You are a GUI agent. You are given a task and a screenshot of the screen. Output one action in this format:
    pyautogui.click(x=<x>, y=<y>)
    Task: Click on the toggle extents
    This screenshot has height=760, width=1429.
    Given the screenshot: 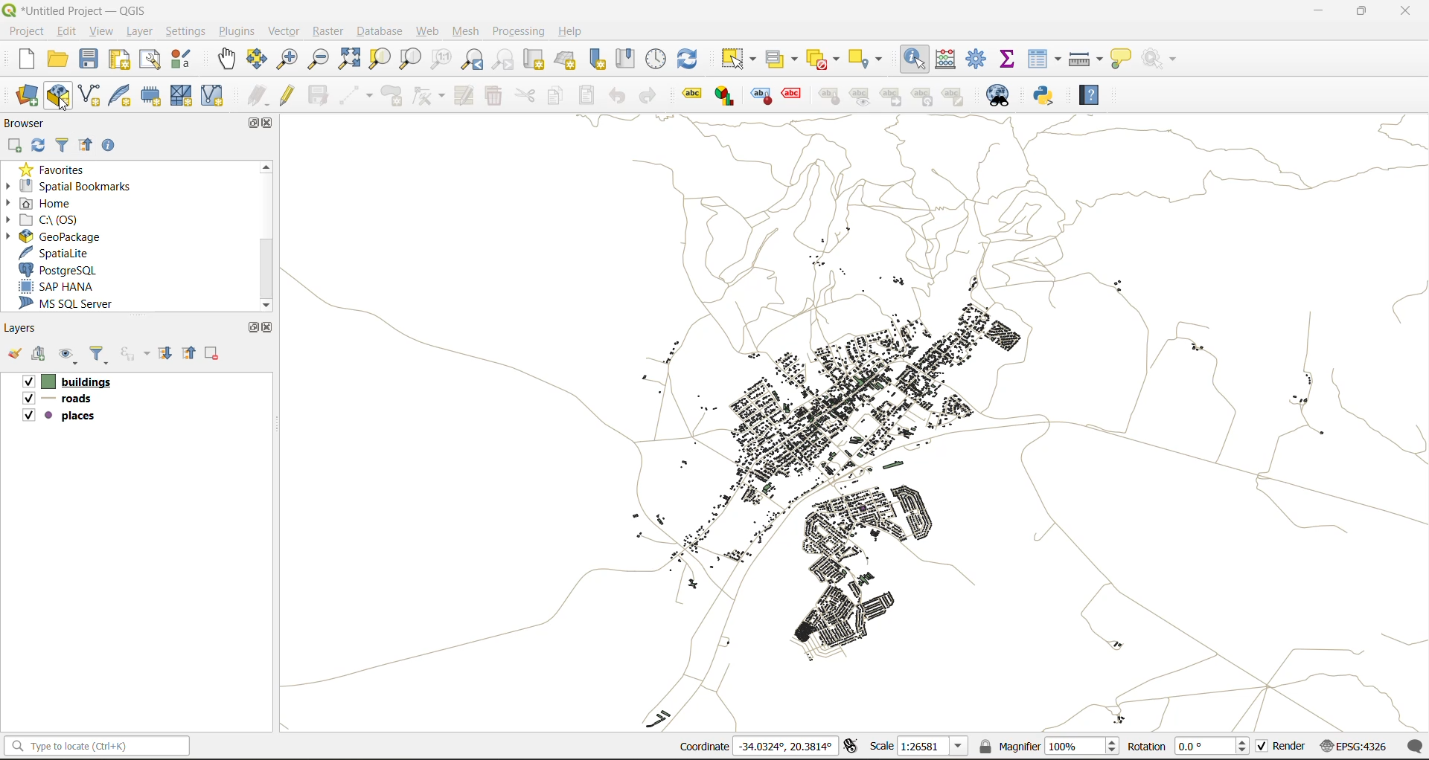 What is the action you would take?
    pyautogui.click(x=852, y=747)
    